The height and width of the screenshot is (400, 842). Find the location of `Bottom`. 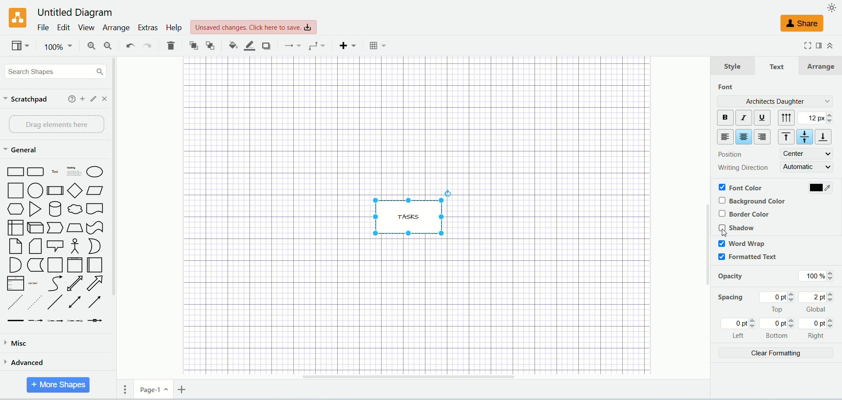

Bottom is located at coordinates (778, 329).